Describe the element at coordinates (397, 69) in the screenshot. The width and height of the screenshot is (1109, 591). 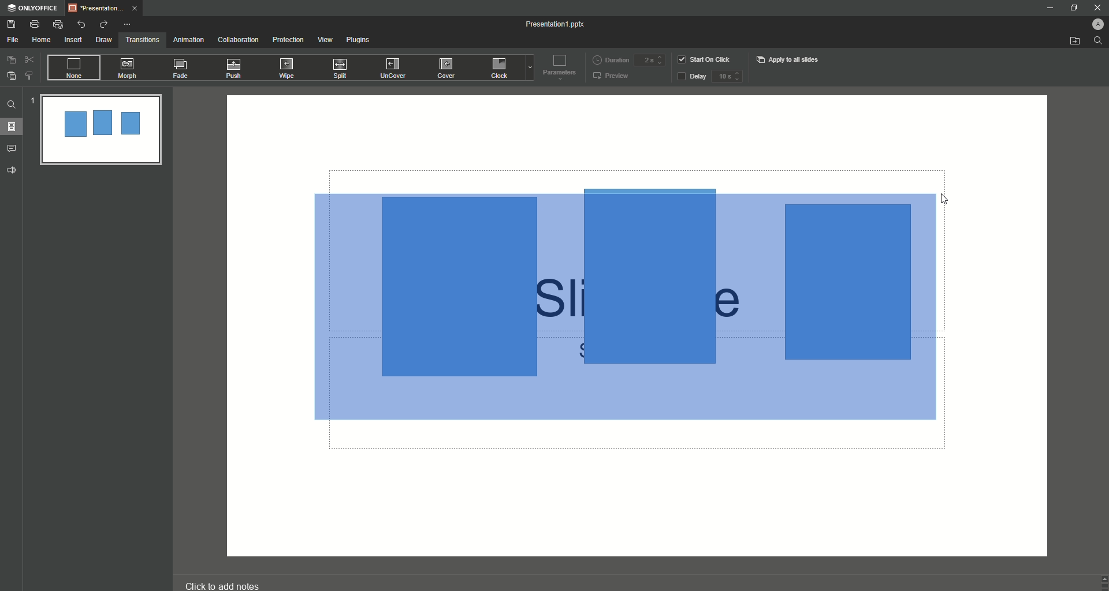
I see `UnCover` at that location.